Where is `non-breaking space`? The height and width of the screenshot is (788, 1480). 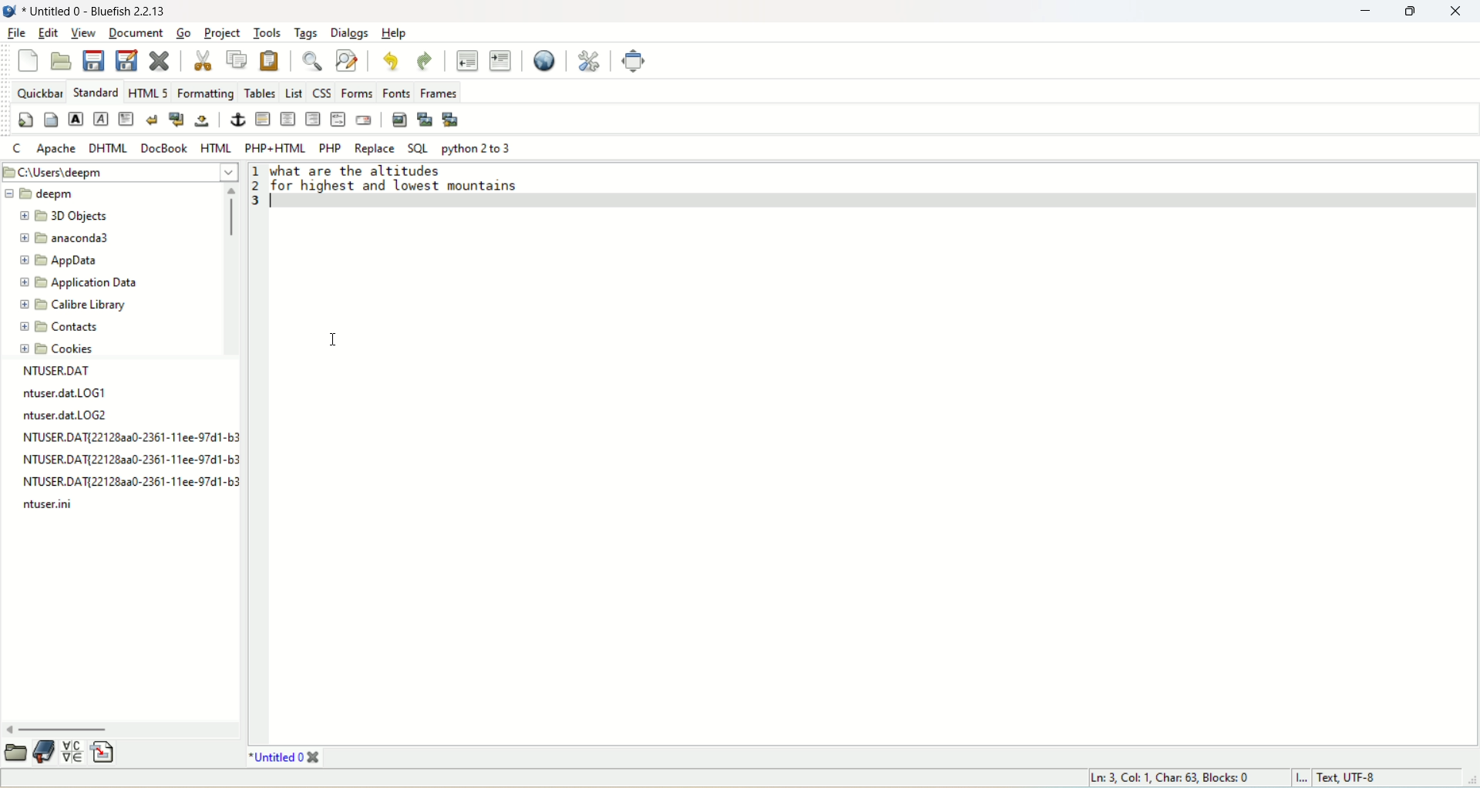 non-breaking space is located at coordinates (200, 123).